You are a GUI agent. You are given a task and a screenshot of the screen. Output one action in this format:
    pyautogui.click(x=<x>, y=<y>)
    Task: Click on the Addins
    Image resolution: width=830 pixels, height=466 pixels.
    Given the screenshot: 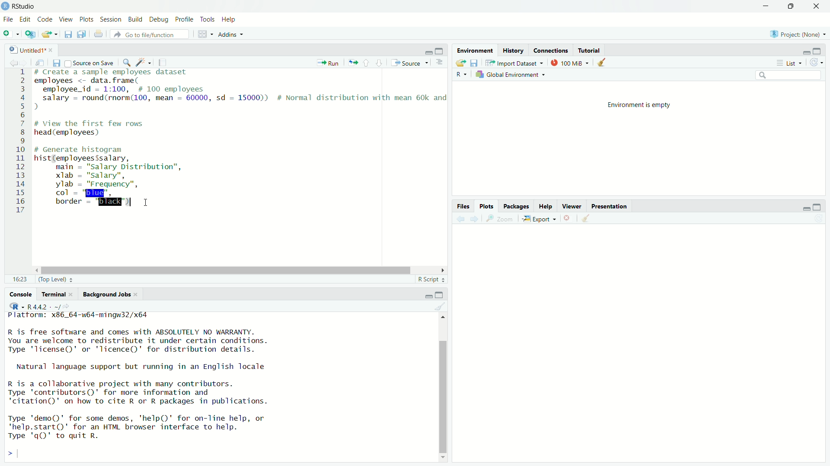 What is the action you would take?
    pyautogui.click(x=232, y=35)
    